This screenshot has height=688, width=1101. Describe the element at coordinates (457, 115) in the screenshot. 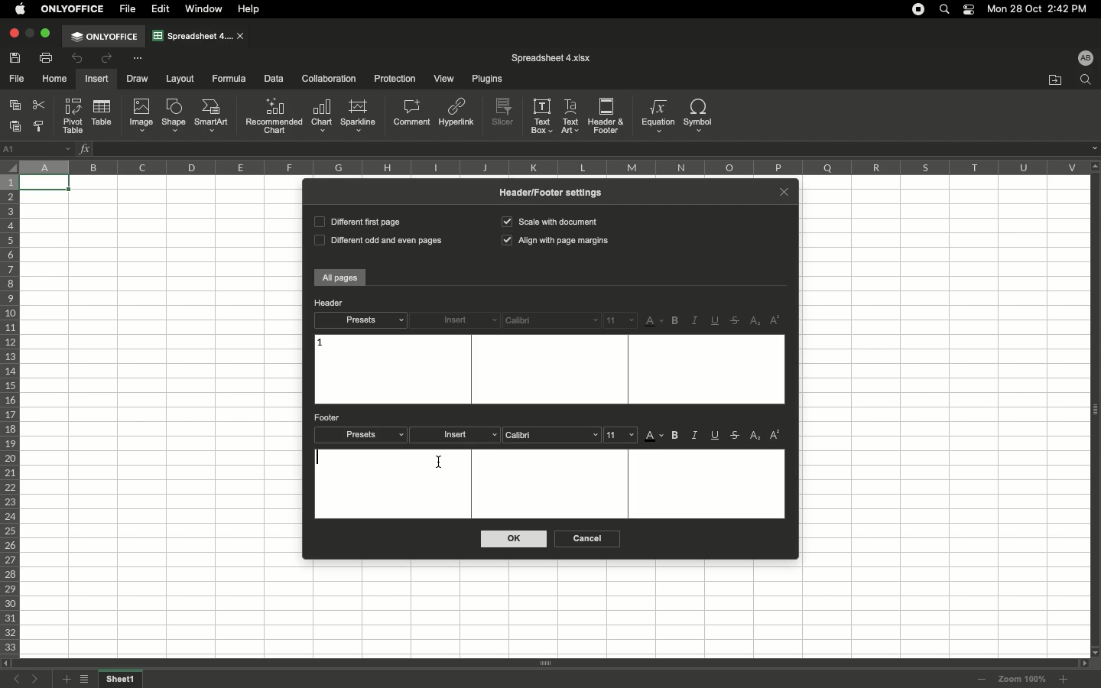

I see `Hyperlink` at that location.